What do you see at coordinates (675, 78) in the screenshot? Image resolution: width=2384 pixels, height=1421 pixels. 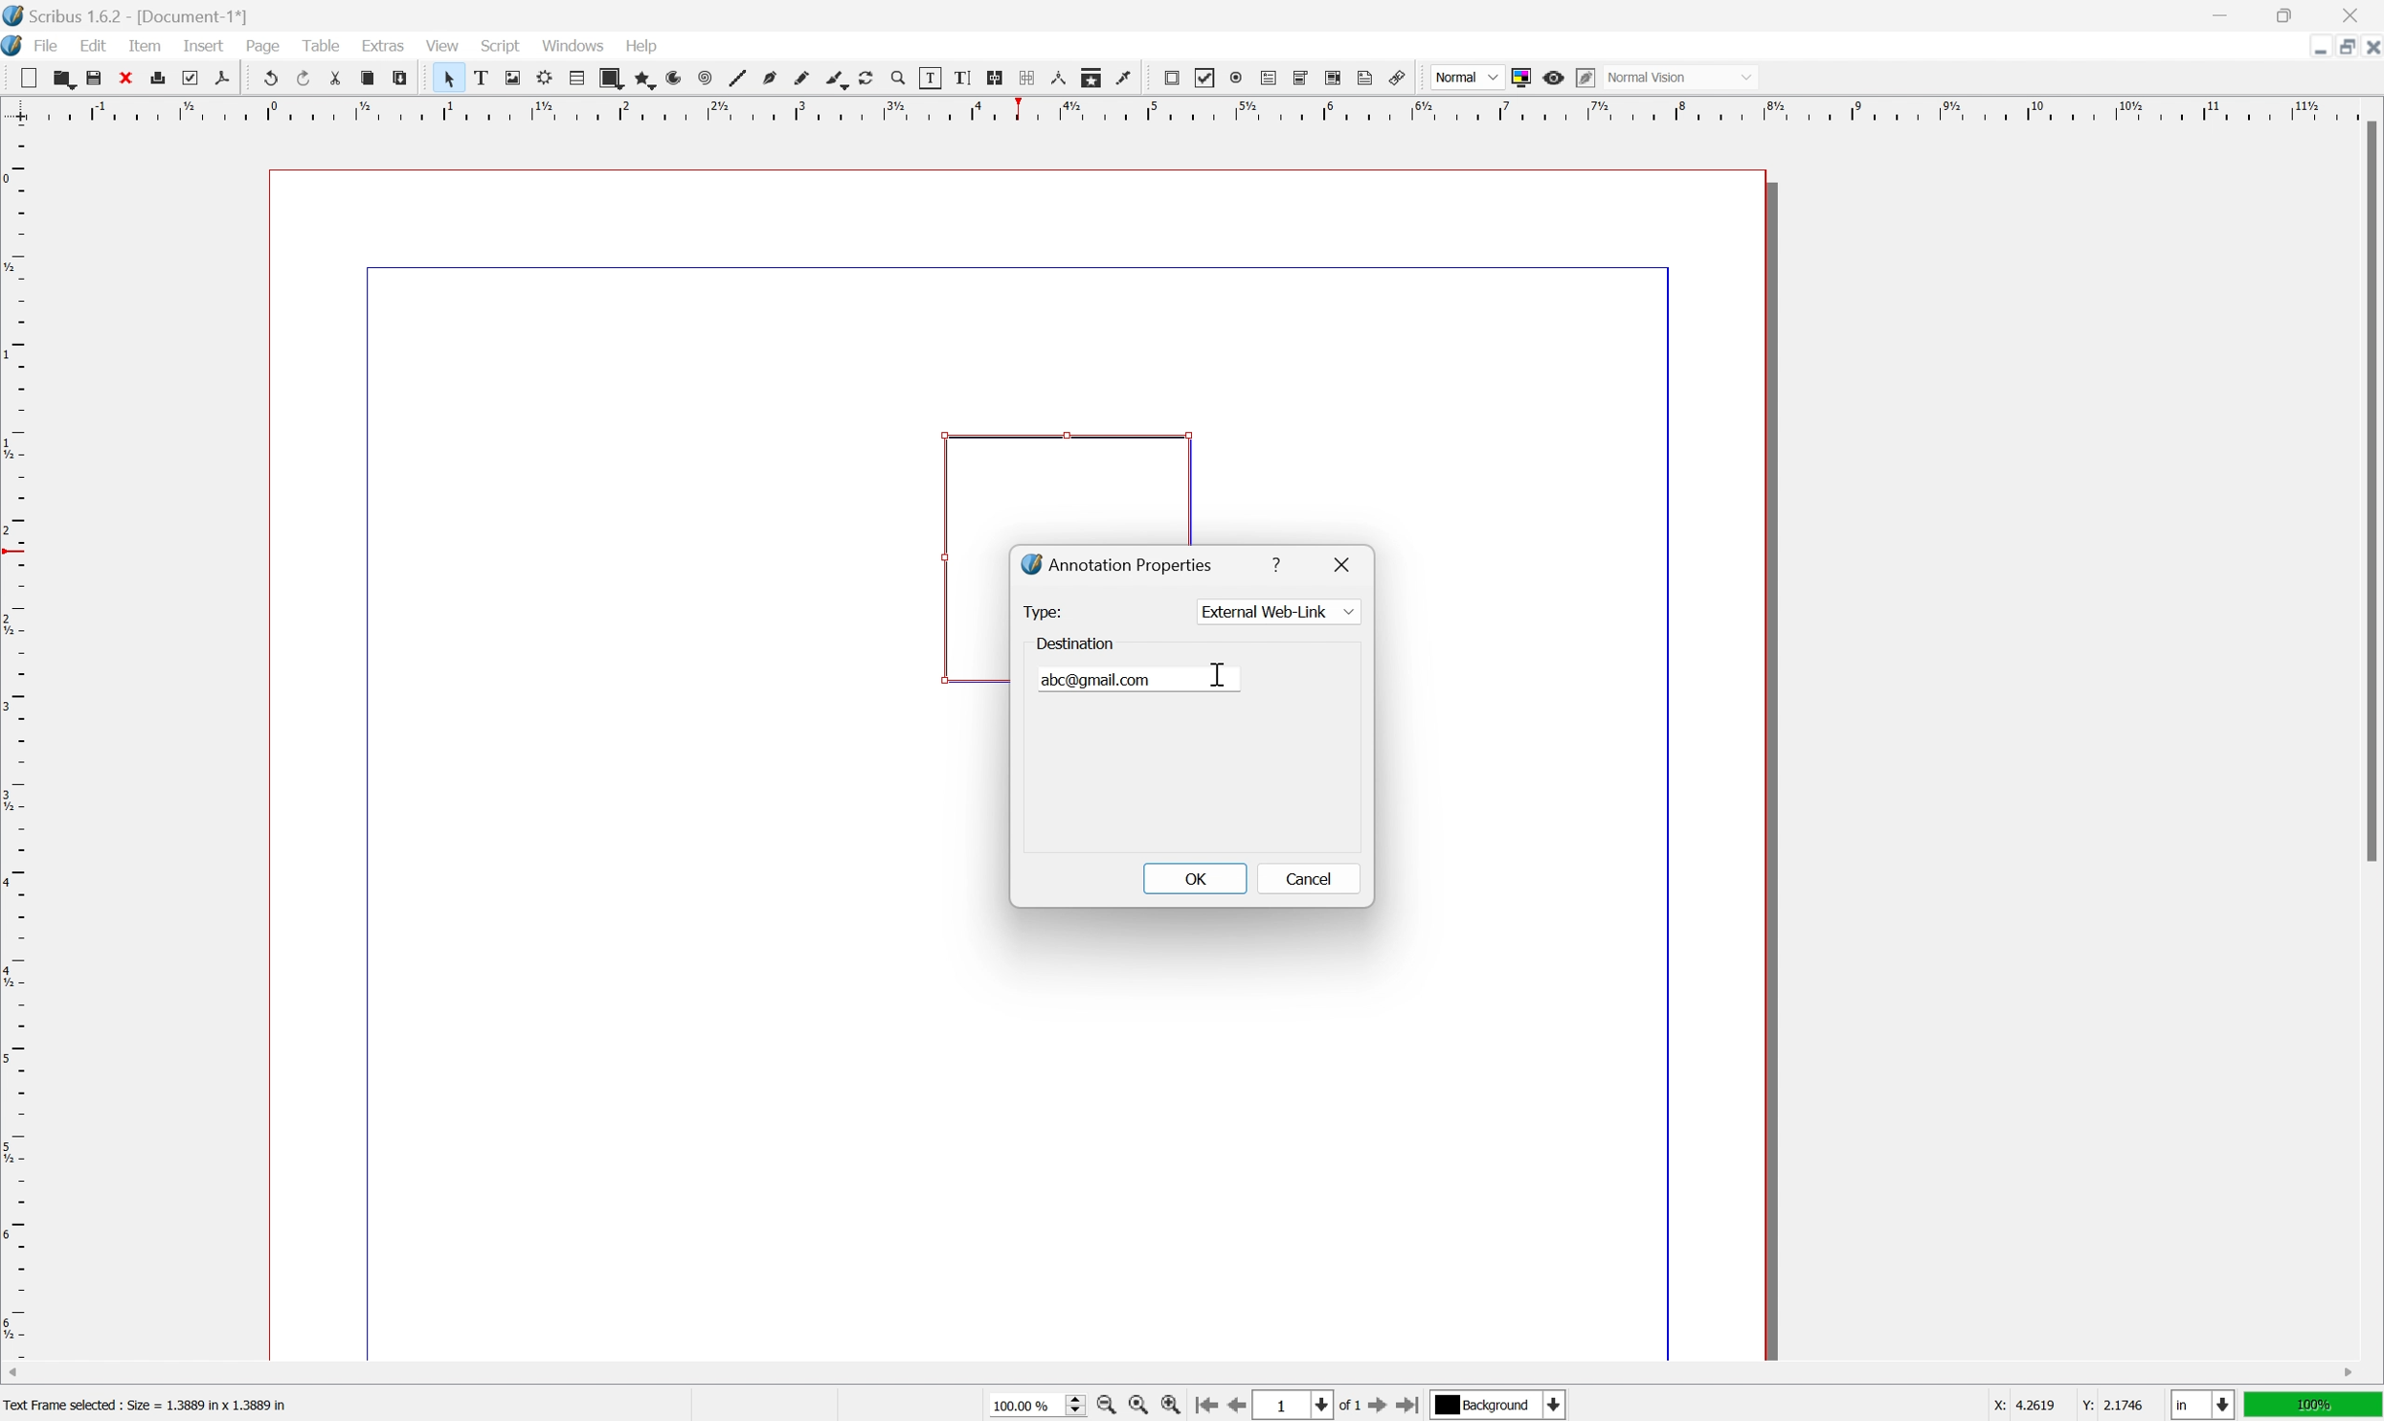 I see `arc` at bounding box center [675, 78].